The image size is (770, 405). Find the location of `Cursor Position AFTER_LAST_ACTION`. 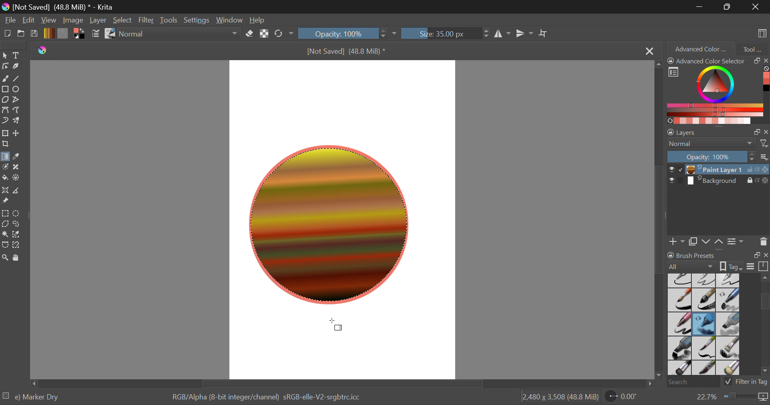

Cursor Position AFTER_LAST_ACTION is located at coordinates (339, 326).